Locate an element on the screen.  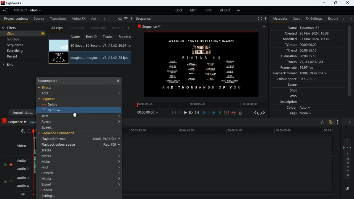
tc start is located at coordinates (302, 45).